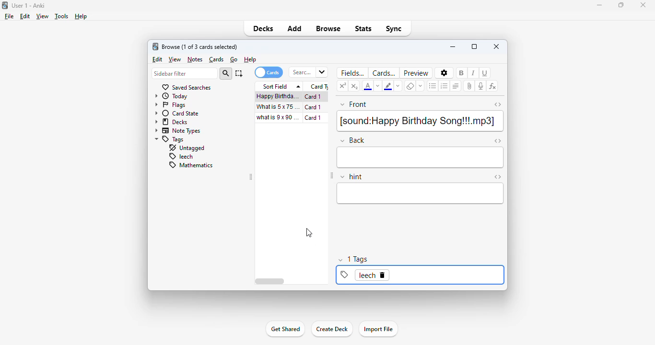 This screenshot has width=655, height=345. Describe the element at coordinates (444, 86) in the screenshot. I see `ordered list` at that location.